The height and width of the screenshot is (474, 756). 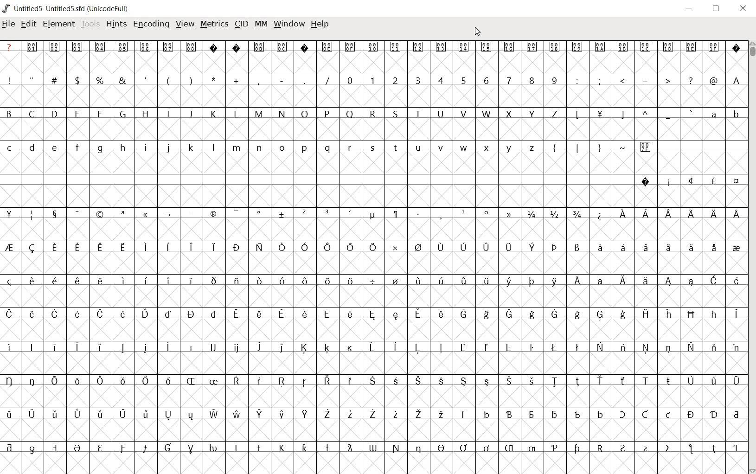 What do you see at coordinates (509, 381) in the screenshot?
I see `` at bounding box center [509, 381].